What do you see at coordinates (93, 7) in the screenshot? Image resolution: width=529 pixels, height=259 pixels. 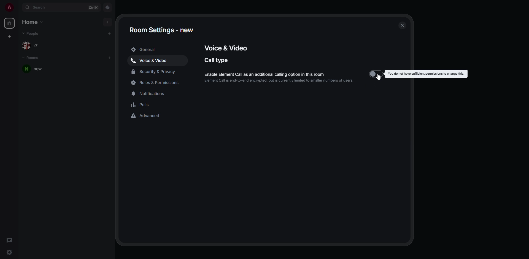 I see `ctrl K` at bounding box center [93, 7].